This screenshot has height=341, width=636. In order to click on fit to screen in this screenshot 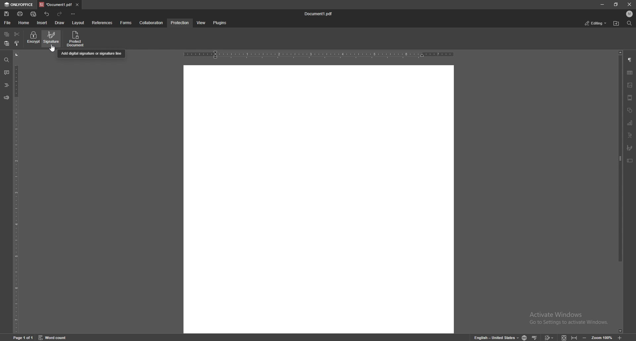, I will do `click(562, 337)`.